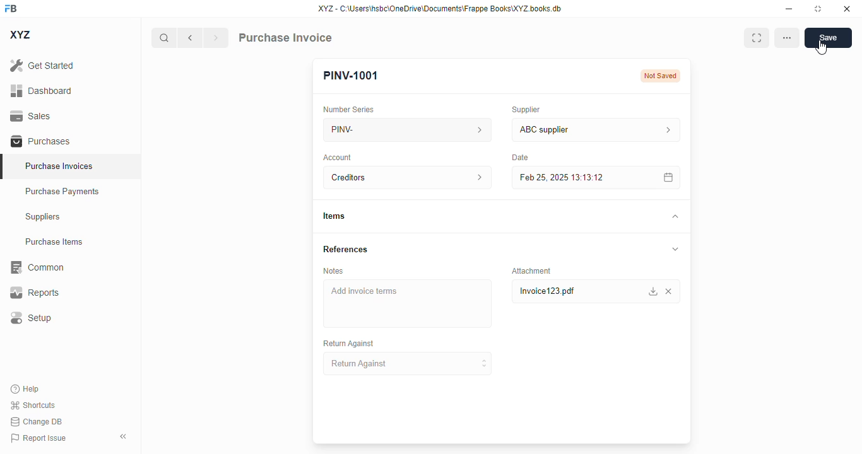  What do you see at coordinates (408, 364) in the screenshot?
I see `return against` at bounding box center [408, 364].